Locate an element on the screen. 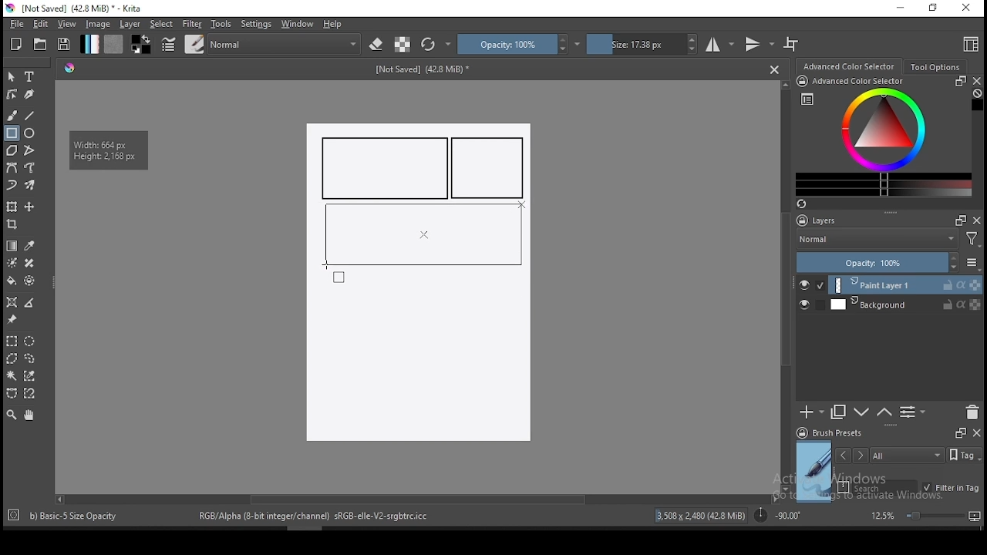 The image size is (987, 555). Frames is located at coordinates (956, 220).